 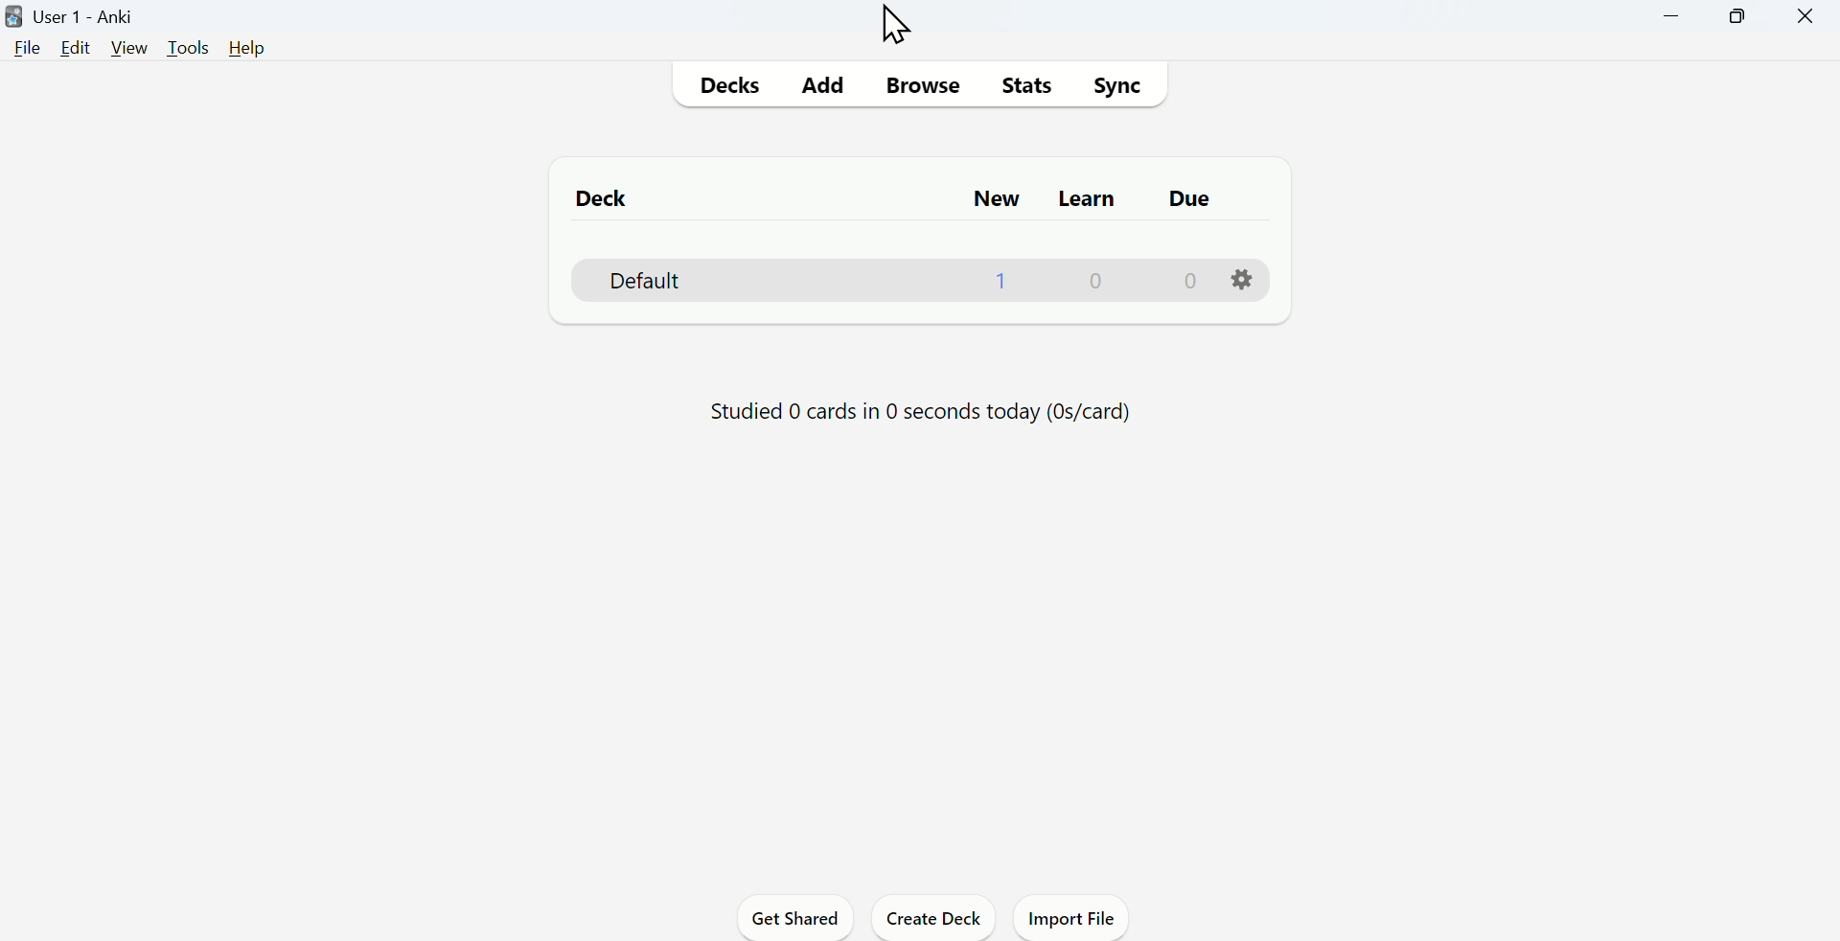 What do you see at coordinates (191, 46) in the screenshot?
I see `Tools` at bounding box center [191, 46].